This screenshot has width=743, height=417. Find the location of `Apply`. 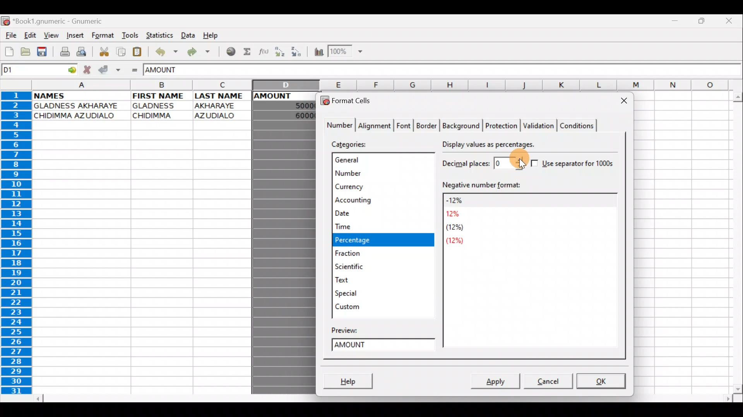

Apply is located at coordinates (496, 380).